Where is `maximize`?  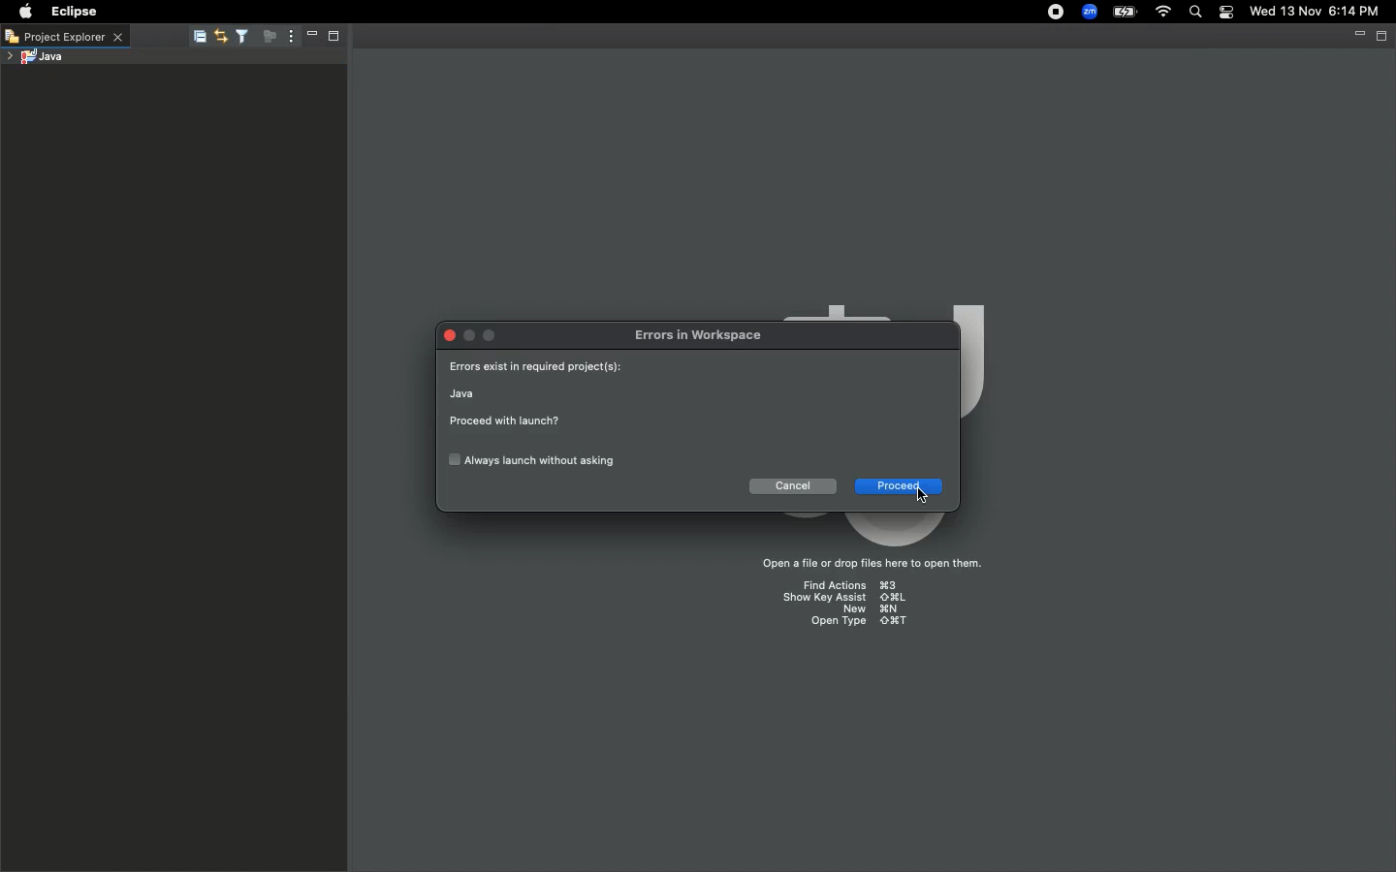
maximize is located at coordinates (492, 337).